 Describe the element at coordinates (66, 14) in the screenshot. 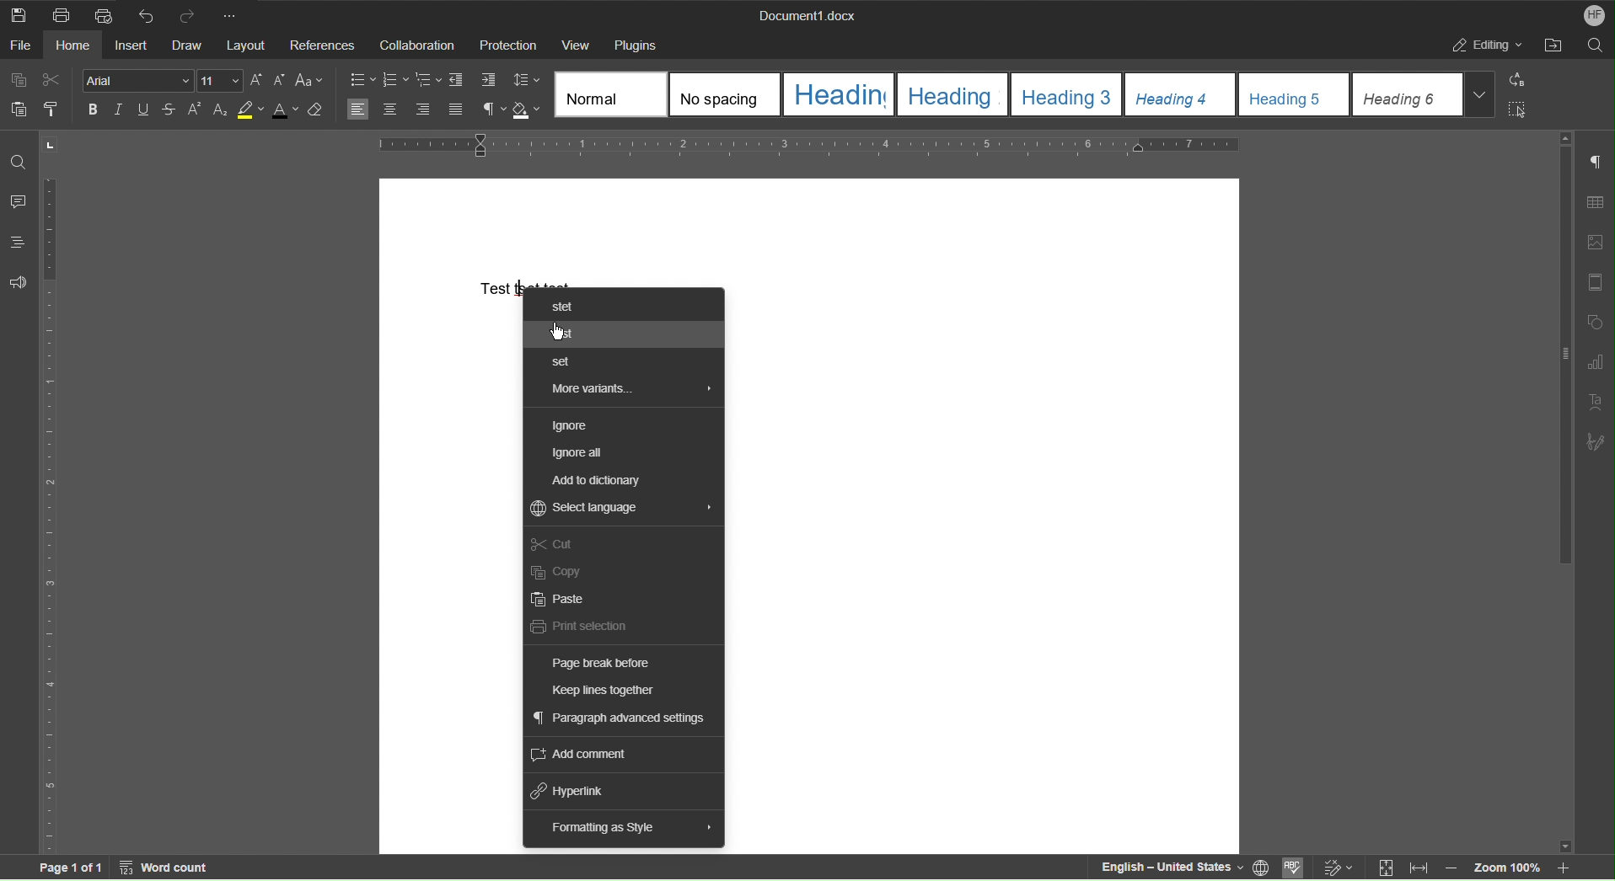

I see `Print` at that location.